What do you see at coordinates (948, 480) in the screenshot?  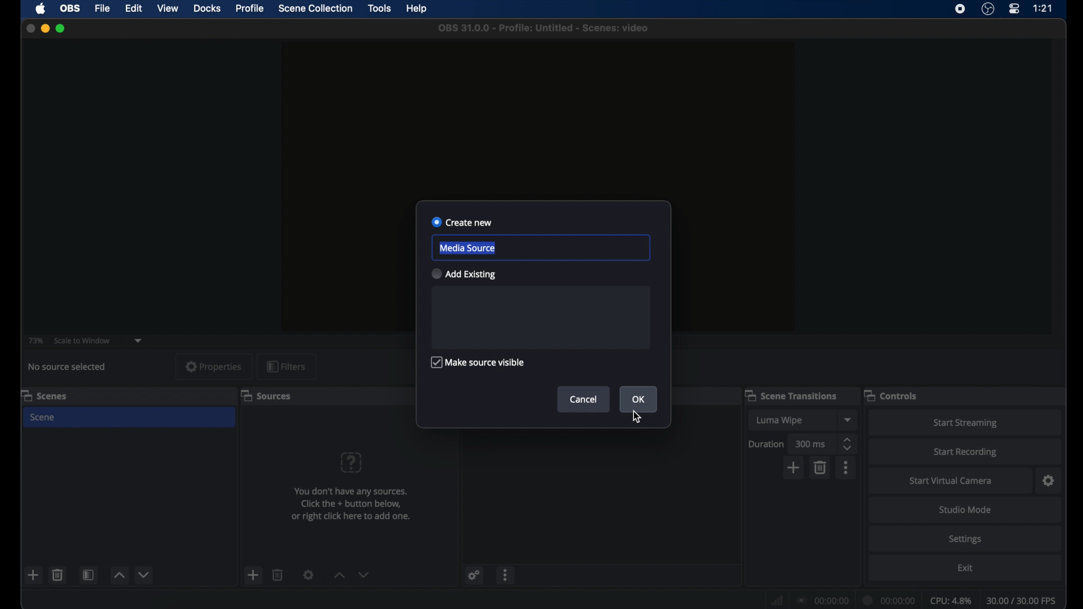 I see `start virtual camera` at bounding box center [948, 480].